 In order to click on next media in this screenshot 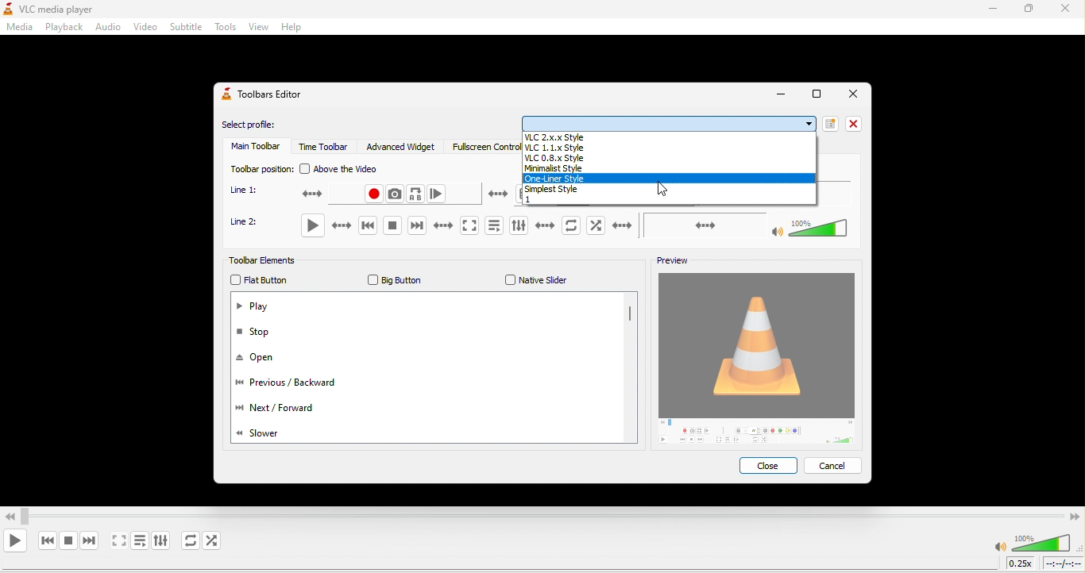, I will do `click(88, 540)`.